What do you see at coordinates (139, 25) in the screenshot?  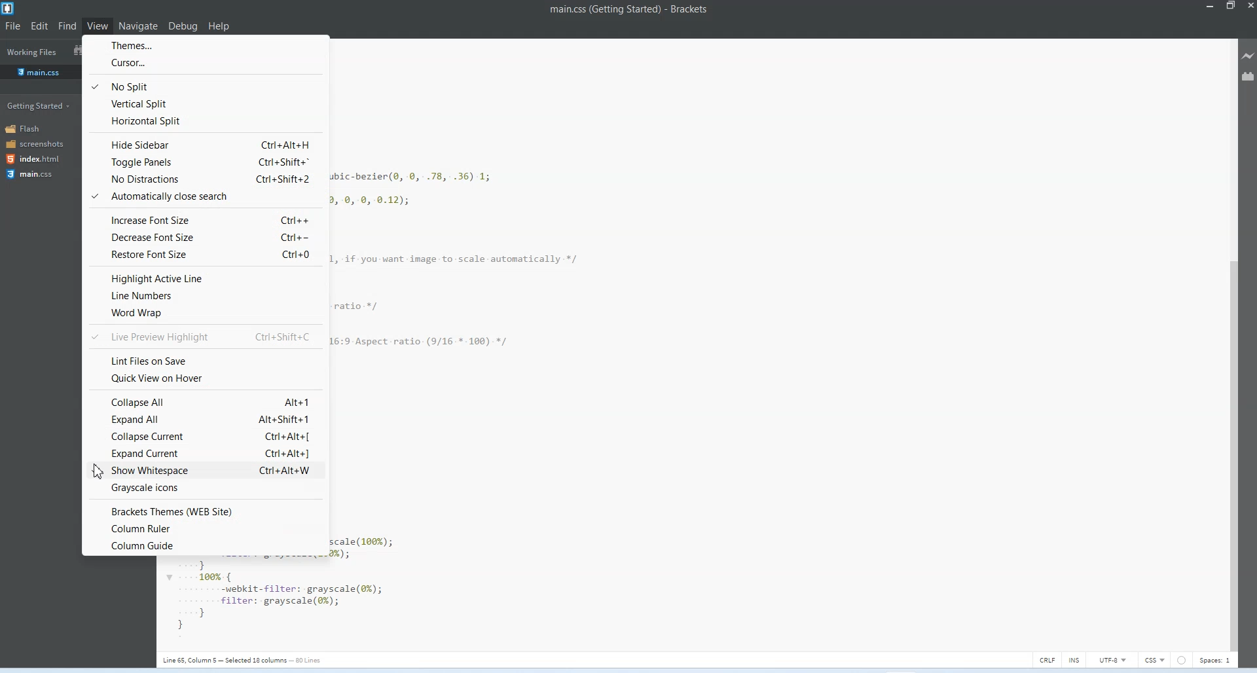 I see `Navigate` at bounding box center [139, 25].